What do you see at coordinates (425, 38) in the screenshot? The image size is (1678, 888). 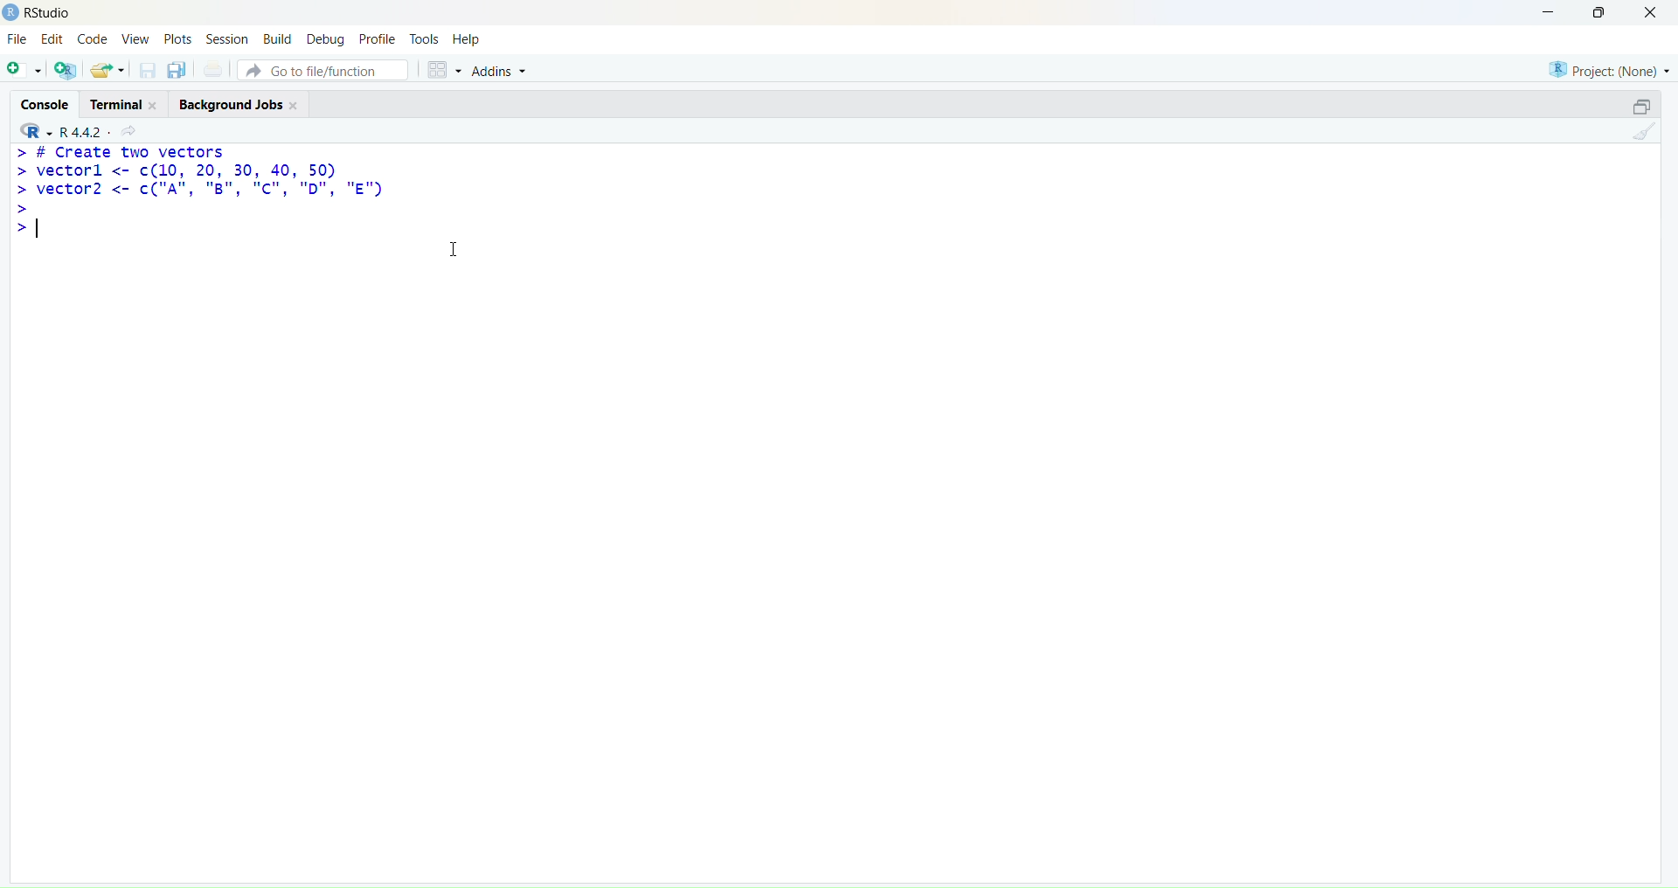 I see `Tools` at bounding box center [425, 38].